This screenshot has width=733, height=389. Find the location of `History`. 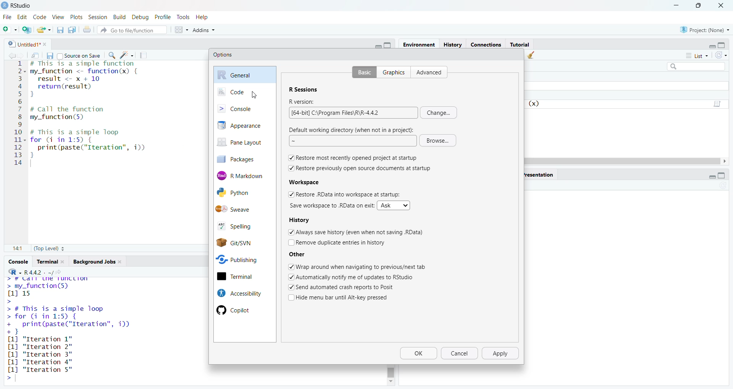

History is located at coordinates (453, 44).